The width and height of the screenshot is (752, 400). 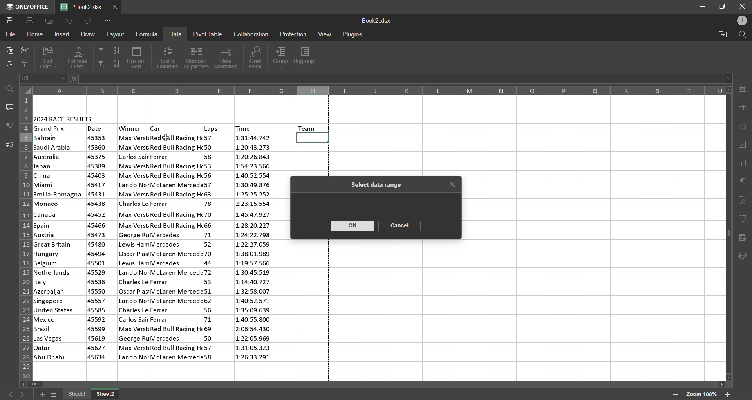 I want to click on customize quick access toolbar, so click(x=107, y=21).